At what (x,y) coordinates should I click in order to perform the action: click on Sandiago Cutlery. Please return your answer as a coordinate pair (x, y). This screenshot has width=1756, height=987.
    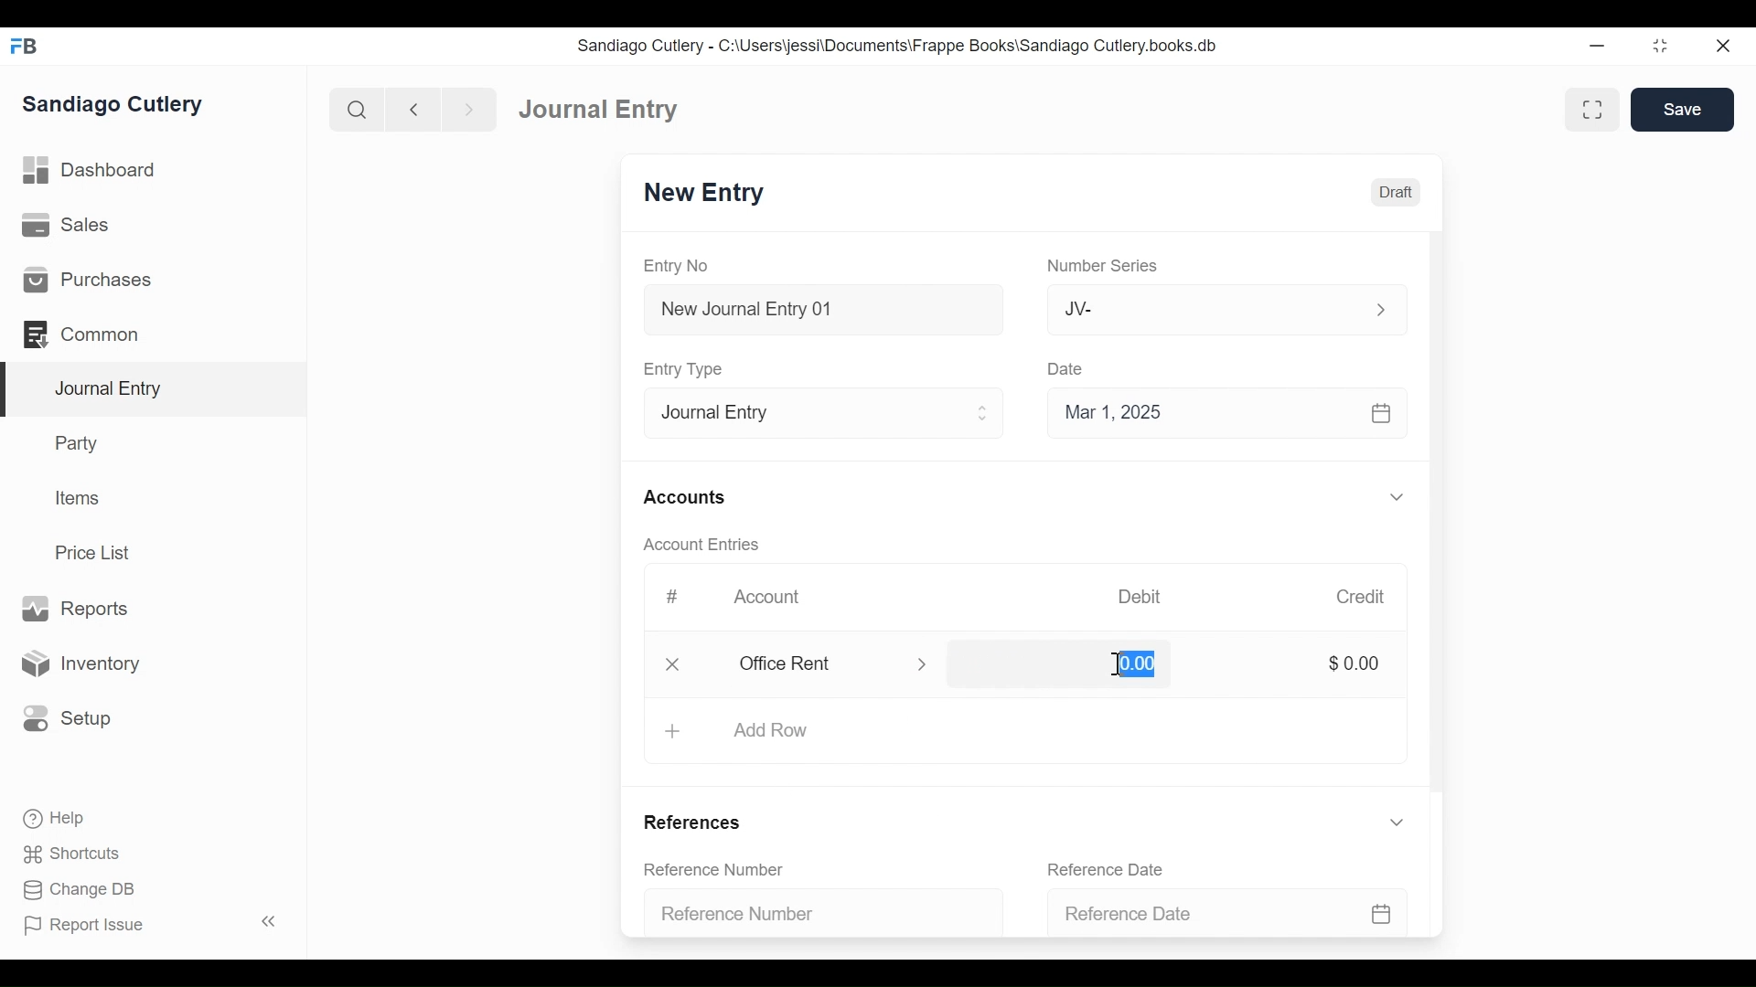
    Looking at the image, I should click on (123, 106).